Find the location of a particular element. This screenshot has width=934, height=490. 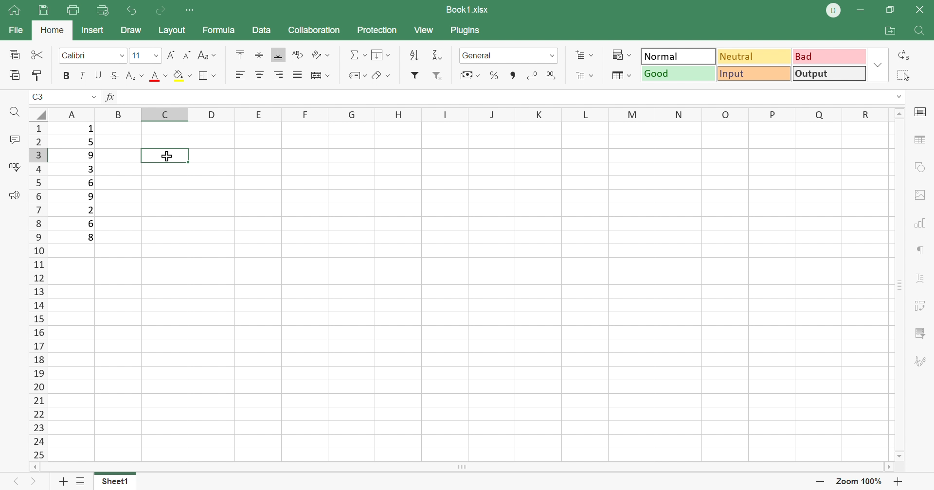

Fill is located at coordinates (381, 55).